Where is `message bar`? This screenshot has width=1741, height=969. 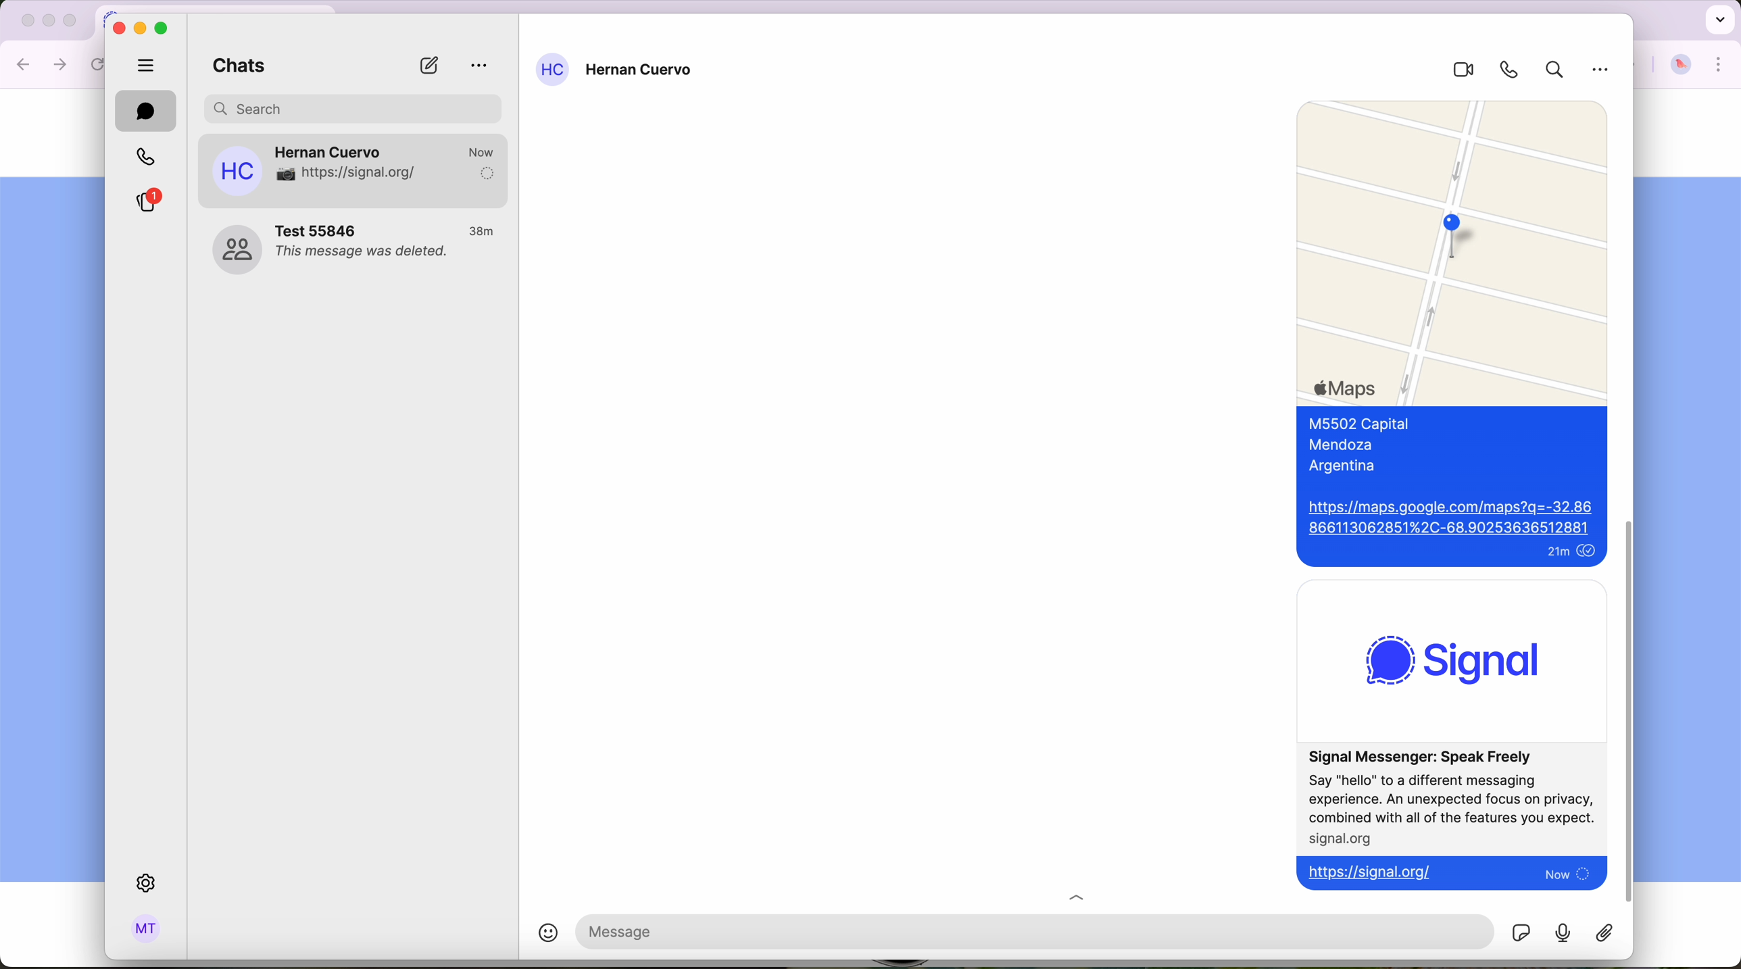
message bar is located at coordinates (931, 930).